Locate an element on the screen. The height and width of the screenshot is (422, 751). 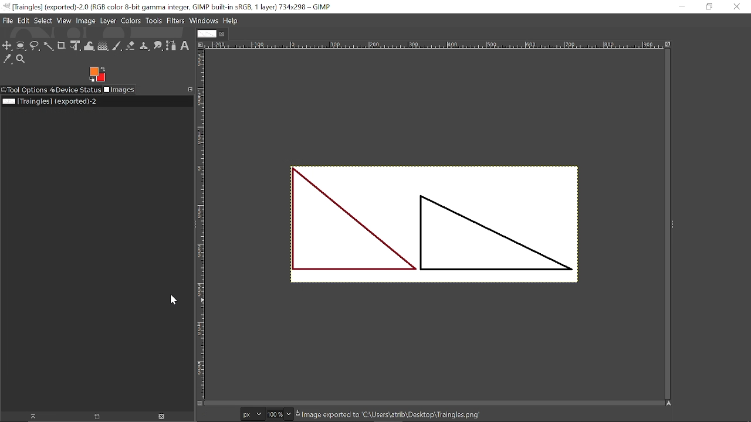
Current file is located at coordinates (62, 102).